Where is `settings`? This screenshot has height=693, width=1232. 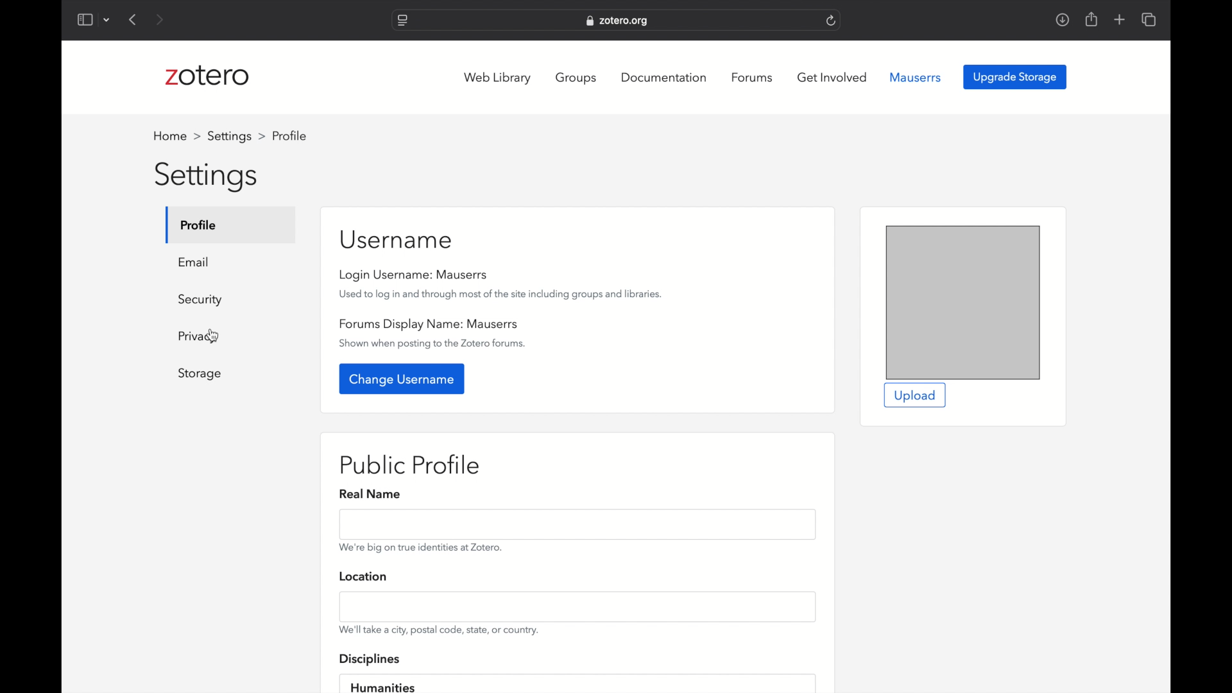
settings is located at coordinates (236, 136).